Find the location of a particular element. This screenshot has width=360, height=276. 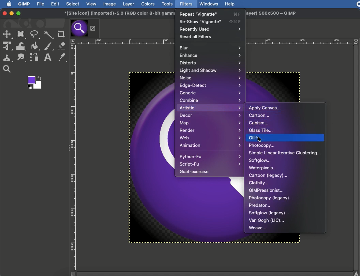

Decor is located at coordinates (210, 116).